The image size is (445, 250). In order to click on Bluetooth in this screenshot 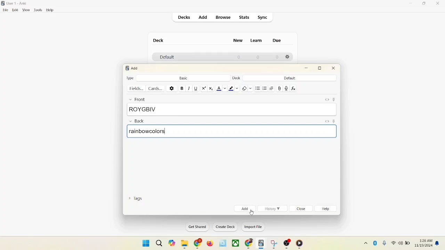, I will do `click(375, 242)`.